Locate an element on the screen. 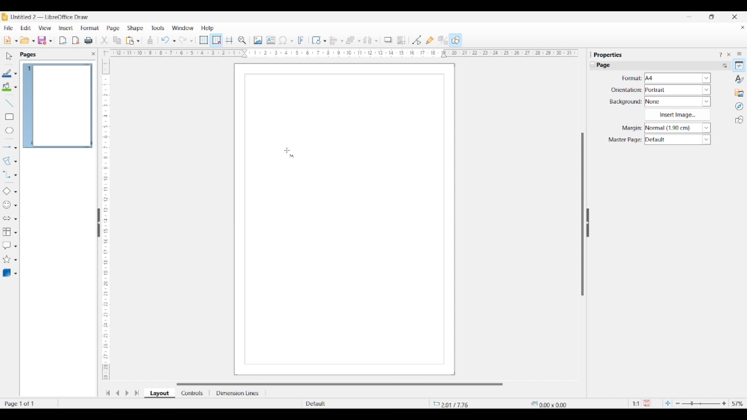  Selected polygon is located at coordinates (7, 161).